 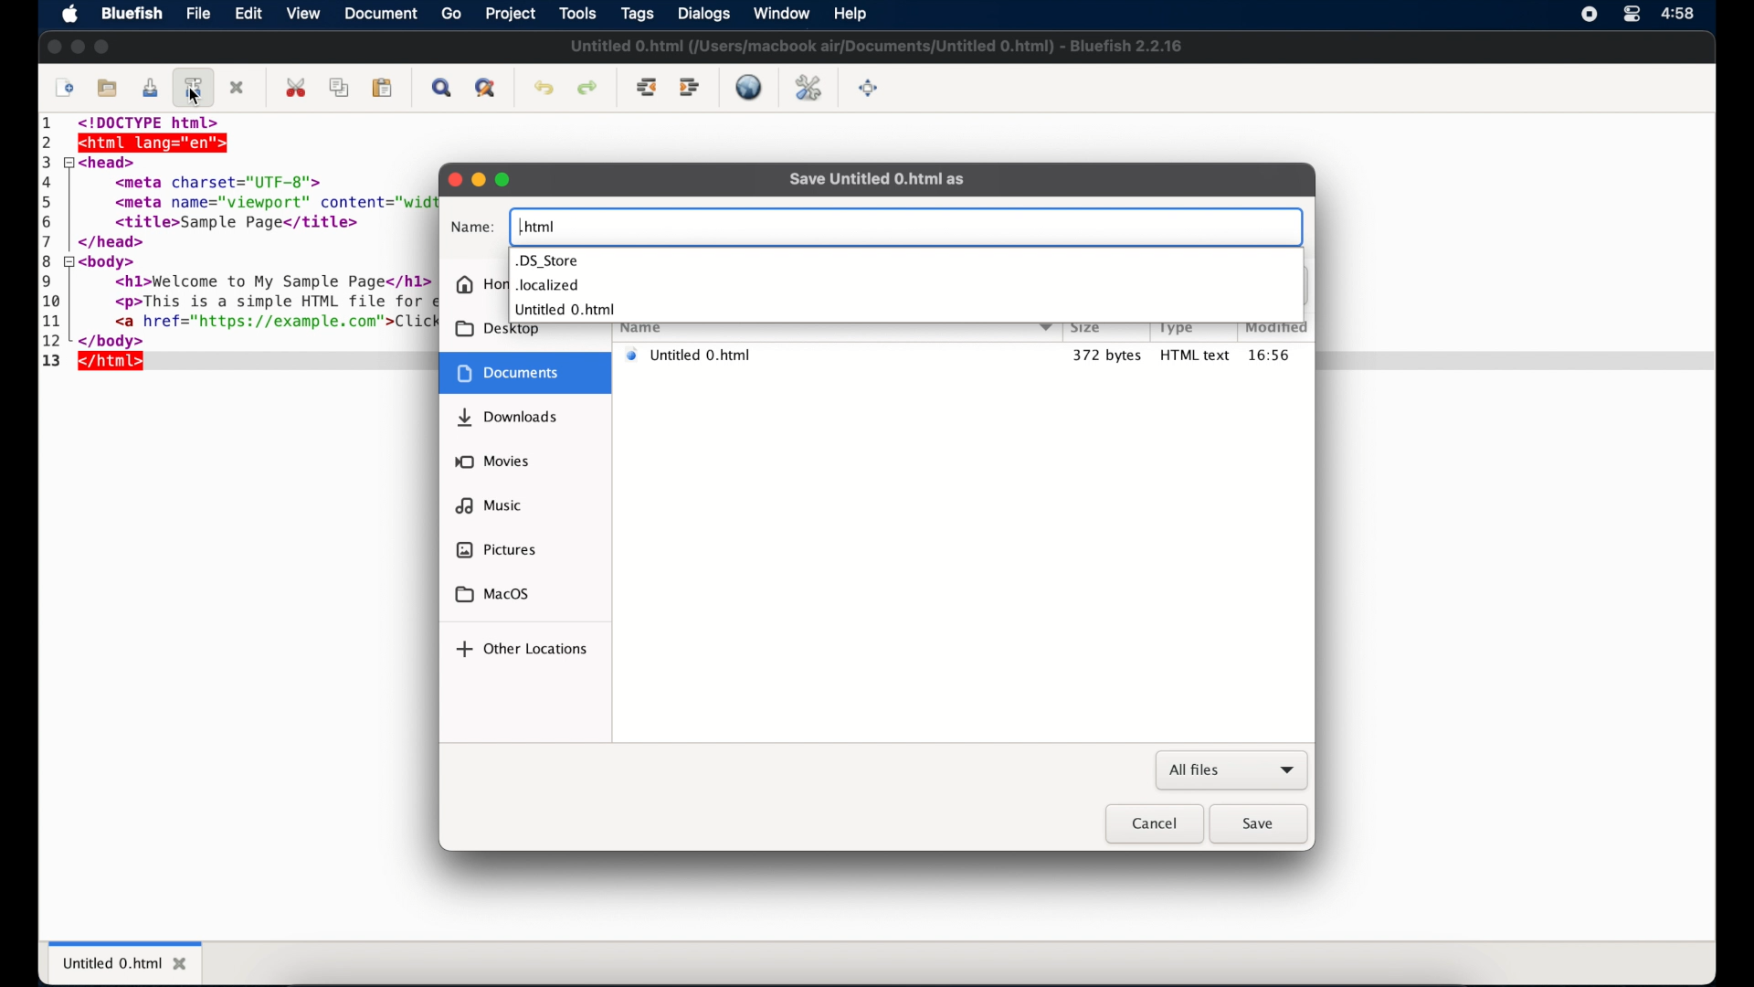 I want to click on .localized, so click(x=548, y=286).